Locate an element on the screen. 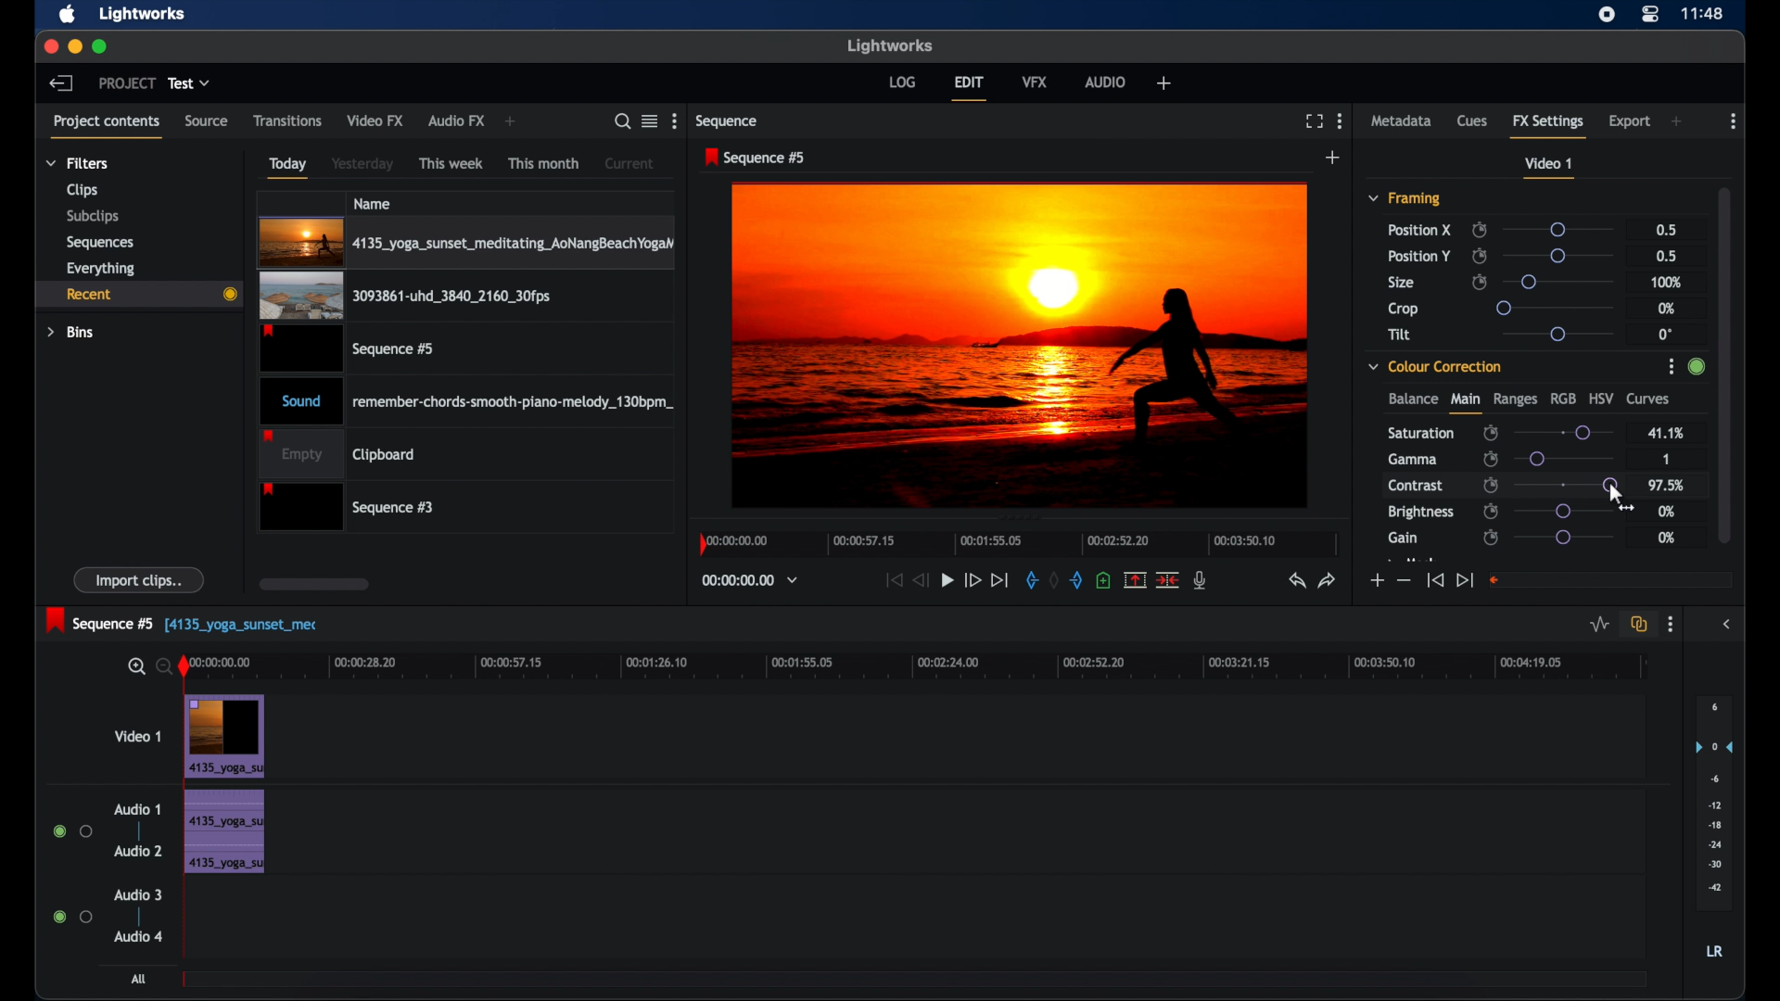  toggle auto track sync is located at coordinates (1636, 623).